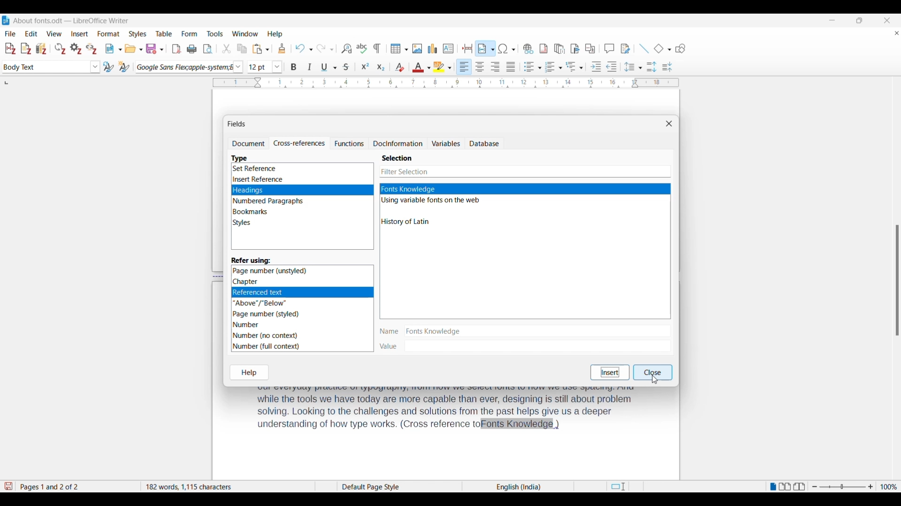  What do you see at coordinates (84, 37) in the screenshot?
I see `Cursor clicking on insert menu` at bounding box center [84, 37].